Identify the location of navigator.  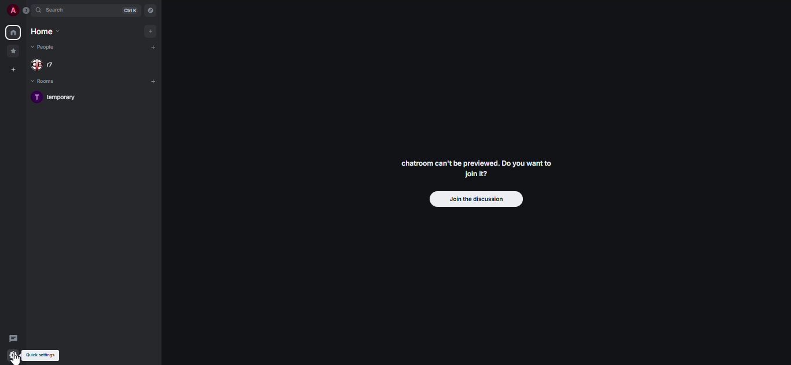
(152, 10).